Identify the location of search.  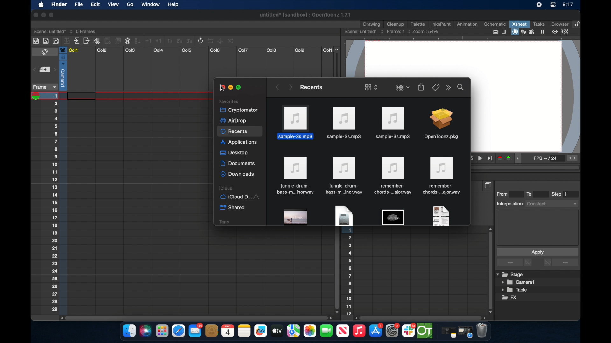
(461, 87).